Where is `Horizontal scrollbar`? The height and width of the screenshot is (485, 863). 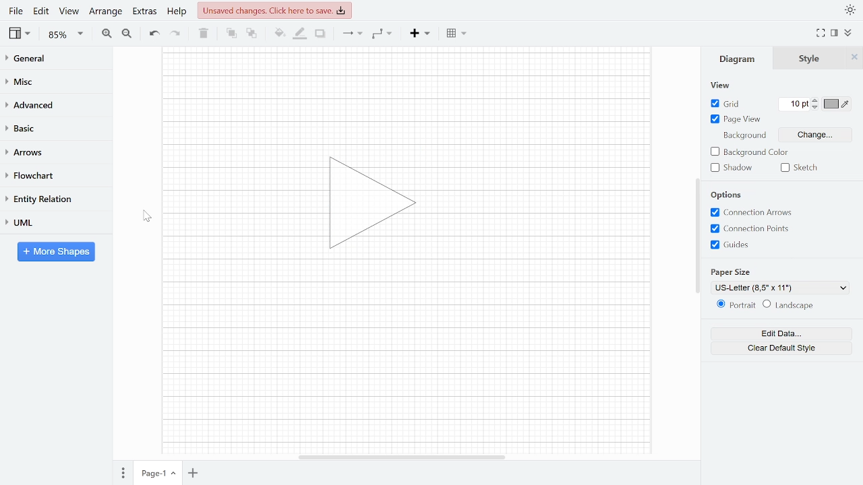
Horizontal scrollbar is located at coordinates (403, 457).